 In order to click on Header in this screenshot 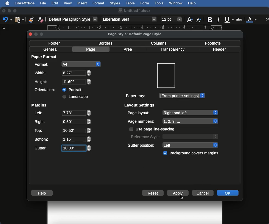, I will do `click(219, 49)`.